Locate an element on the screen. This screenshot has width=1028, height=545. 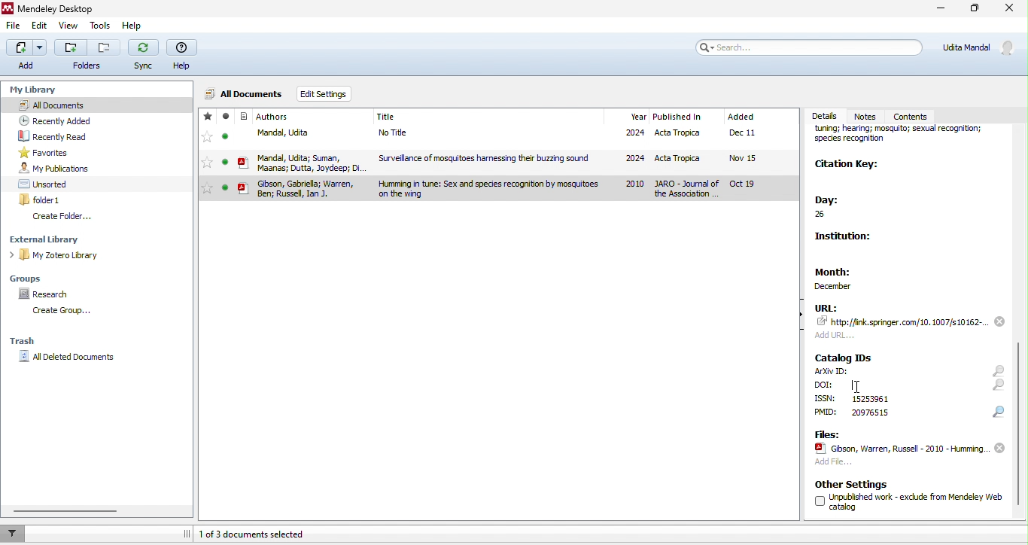
unsorted is located at coordinates (45, 184).